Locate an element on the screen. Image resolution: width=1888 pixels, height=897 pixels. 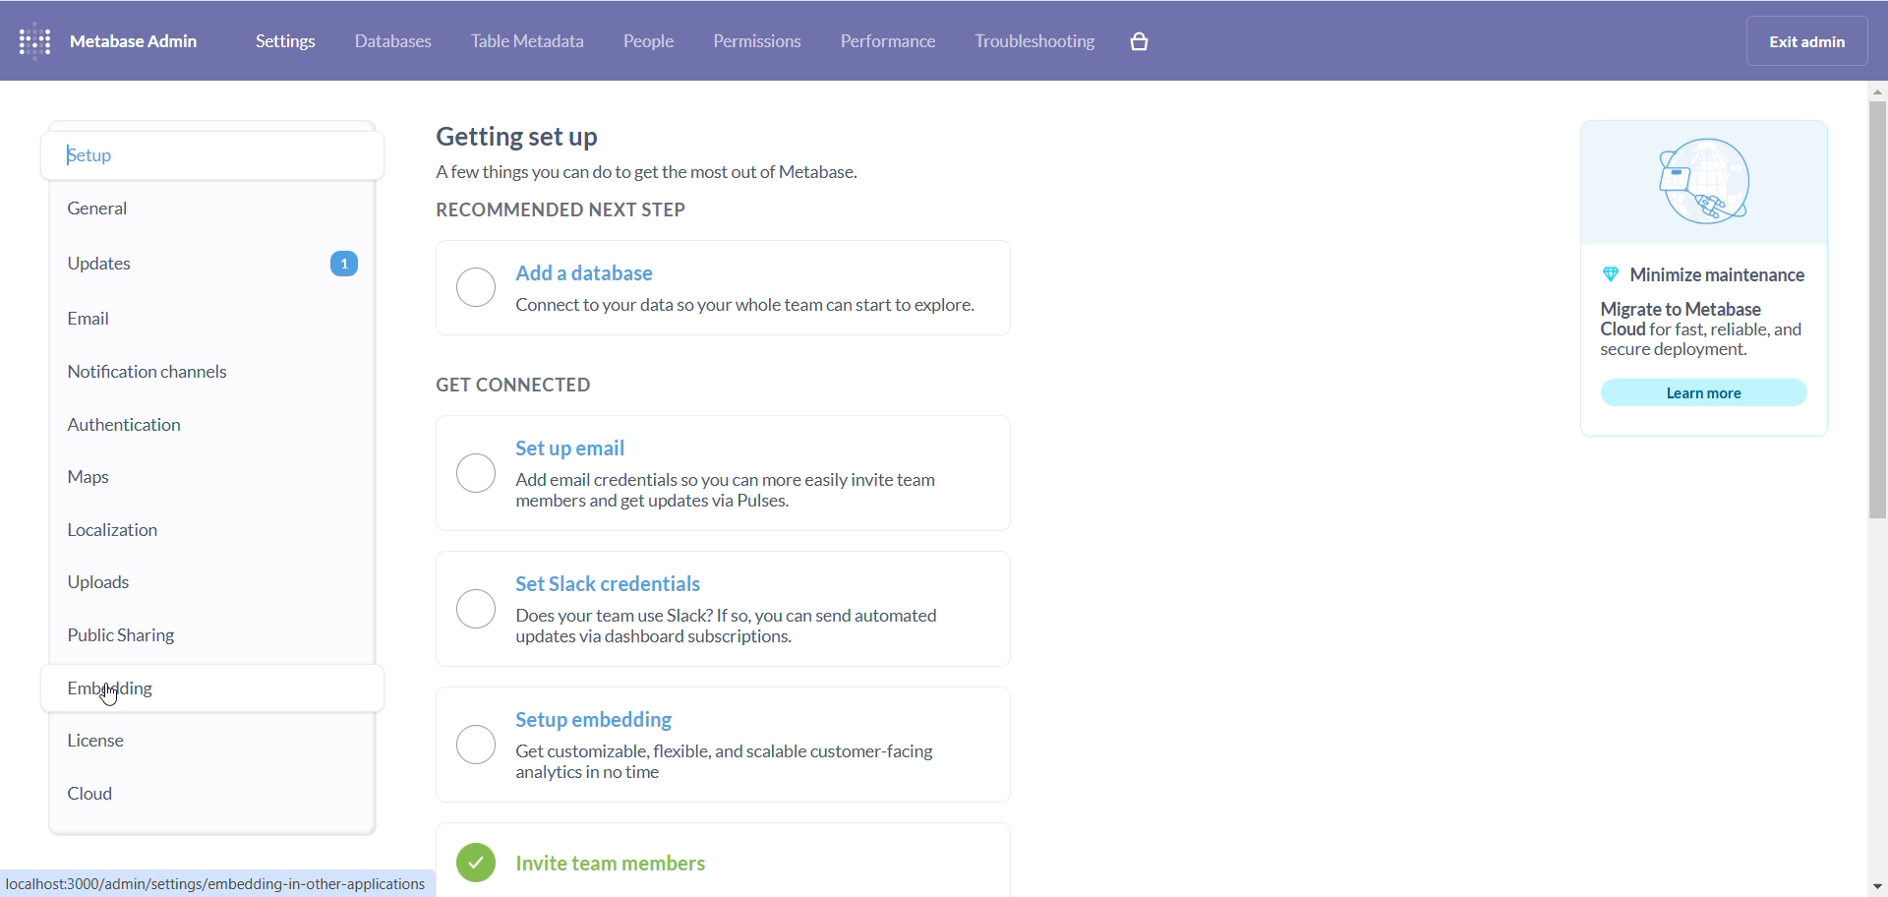
cart is located at coordinates (1144, 41).